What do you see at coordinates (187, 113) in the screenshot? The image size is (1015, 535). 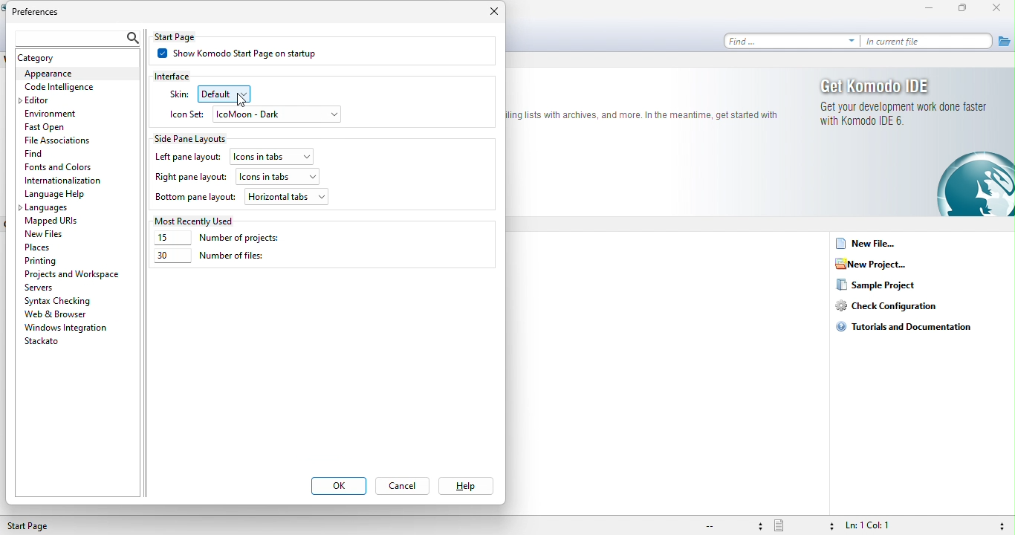 I see `icon set` at bounding box center [187, 113].